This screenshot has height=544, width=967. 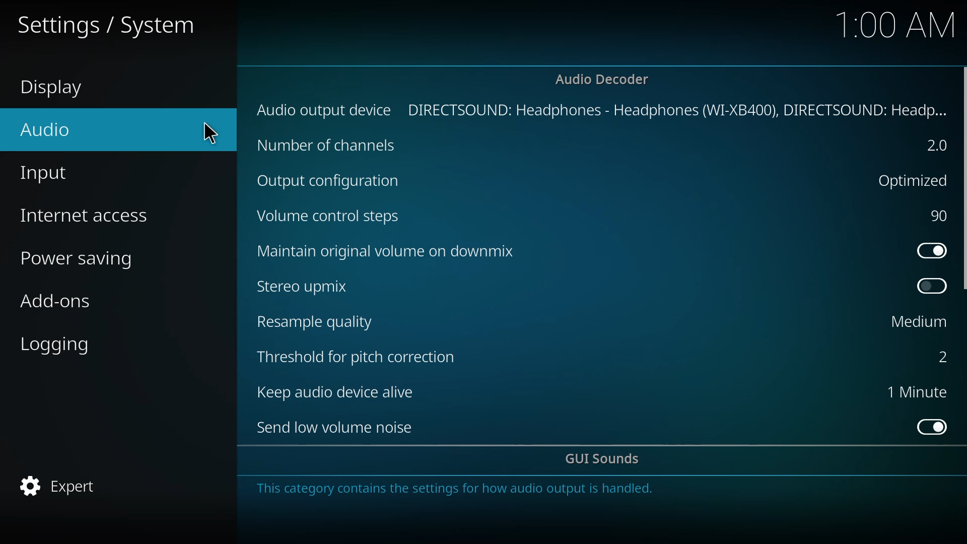 What do you see at coordinates (85, 256) in the screenshot?
I see `power` at bounding box center [85, 256].